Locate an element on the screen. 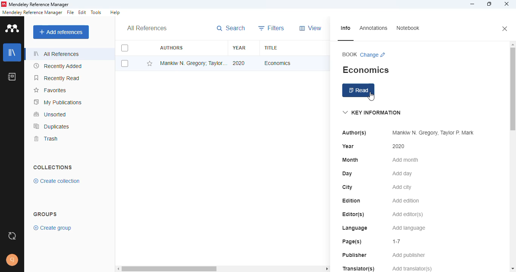 Image resolution: width=516 pixels, height=272 pixels. add month is located at coordinates (405, 160).